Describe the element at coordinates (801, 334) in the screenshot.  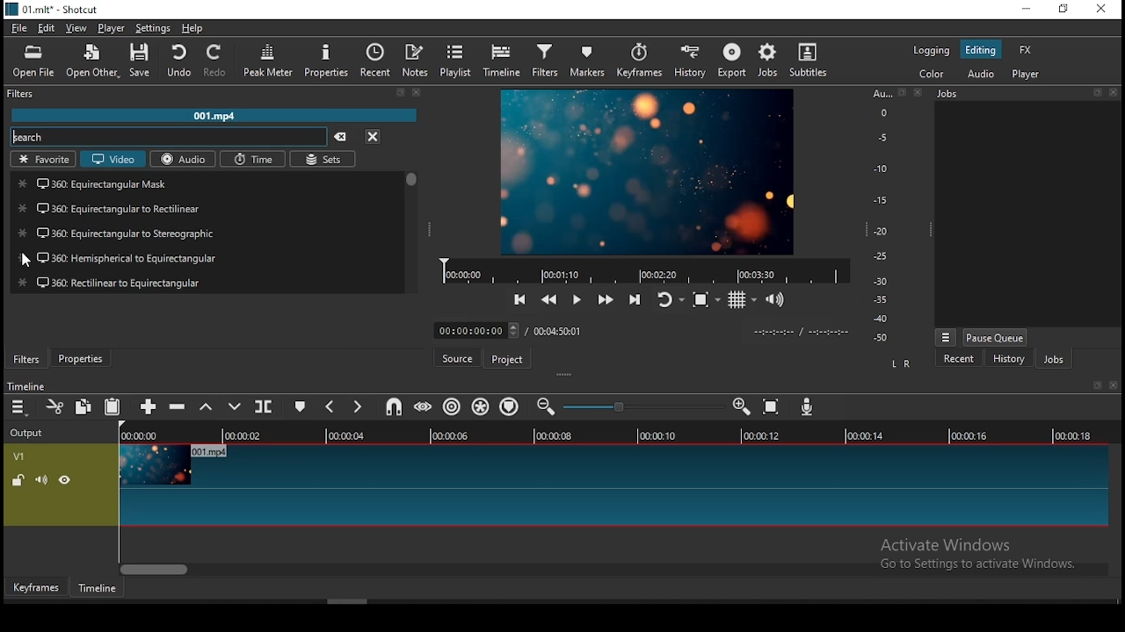
I see `timestamp` at that location.